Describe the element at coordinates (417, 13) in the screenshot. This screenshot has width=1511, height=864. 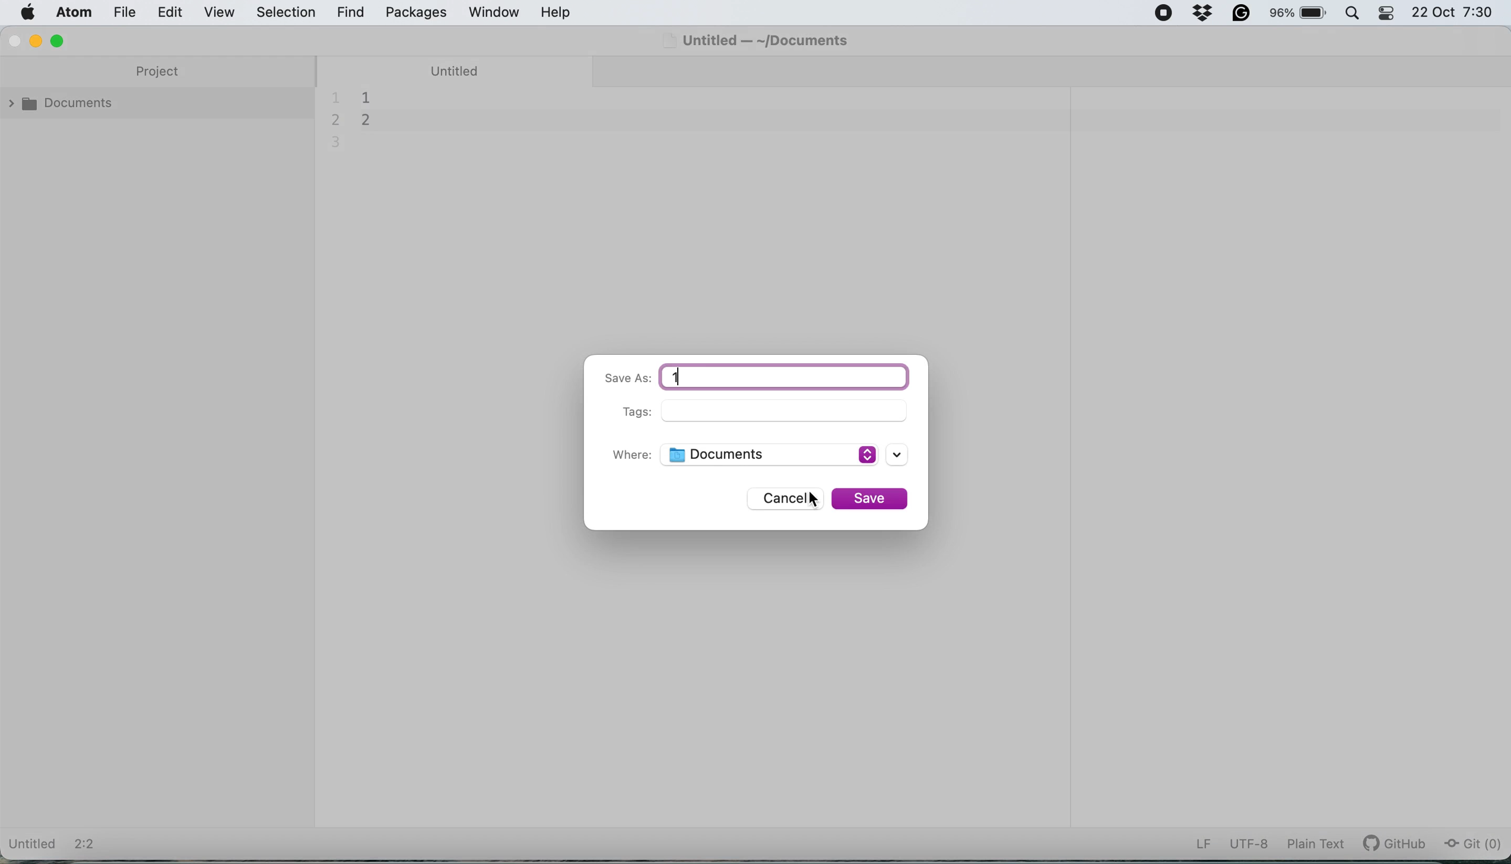
I see `packages` at that location.